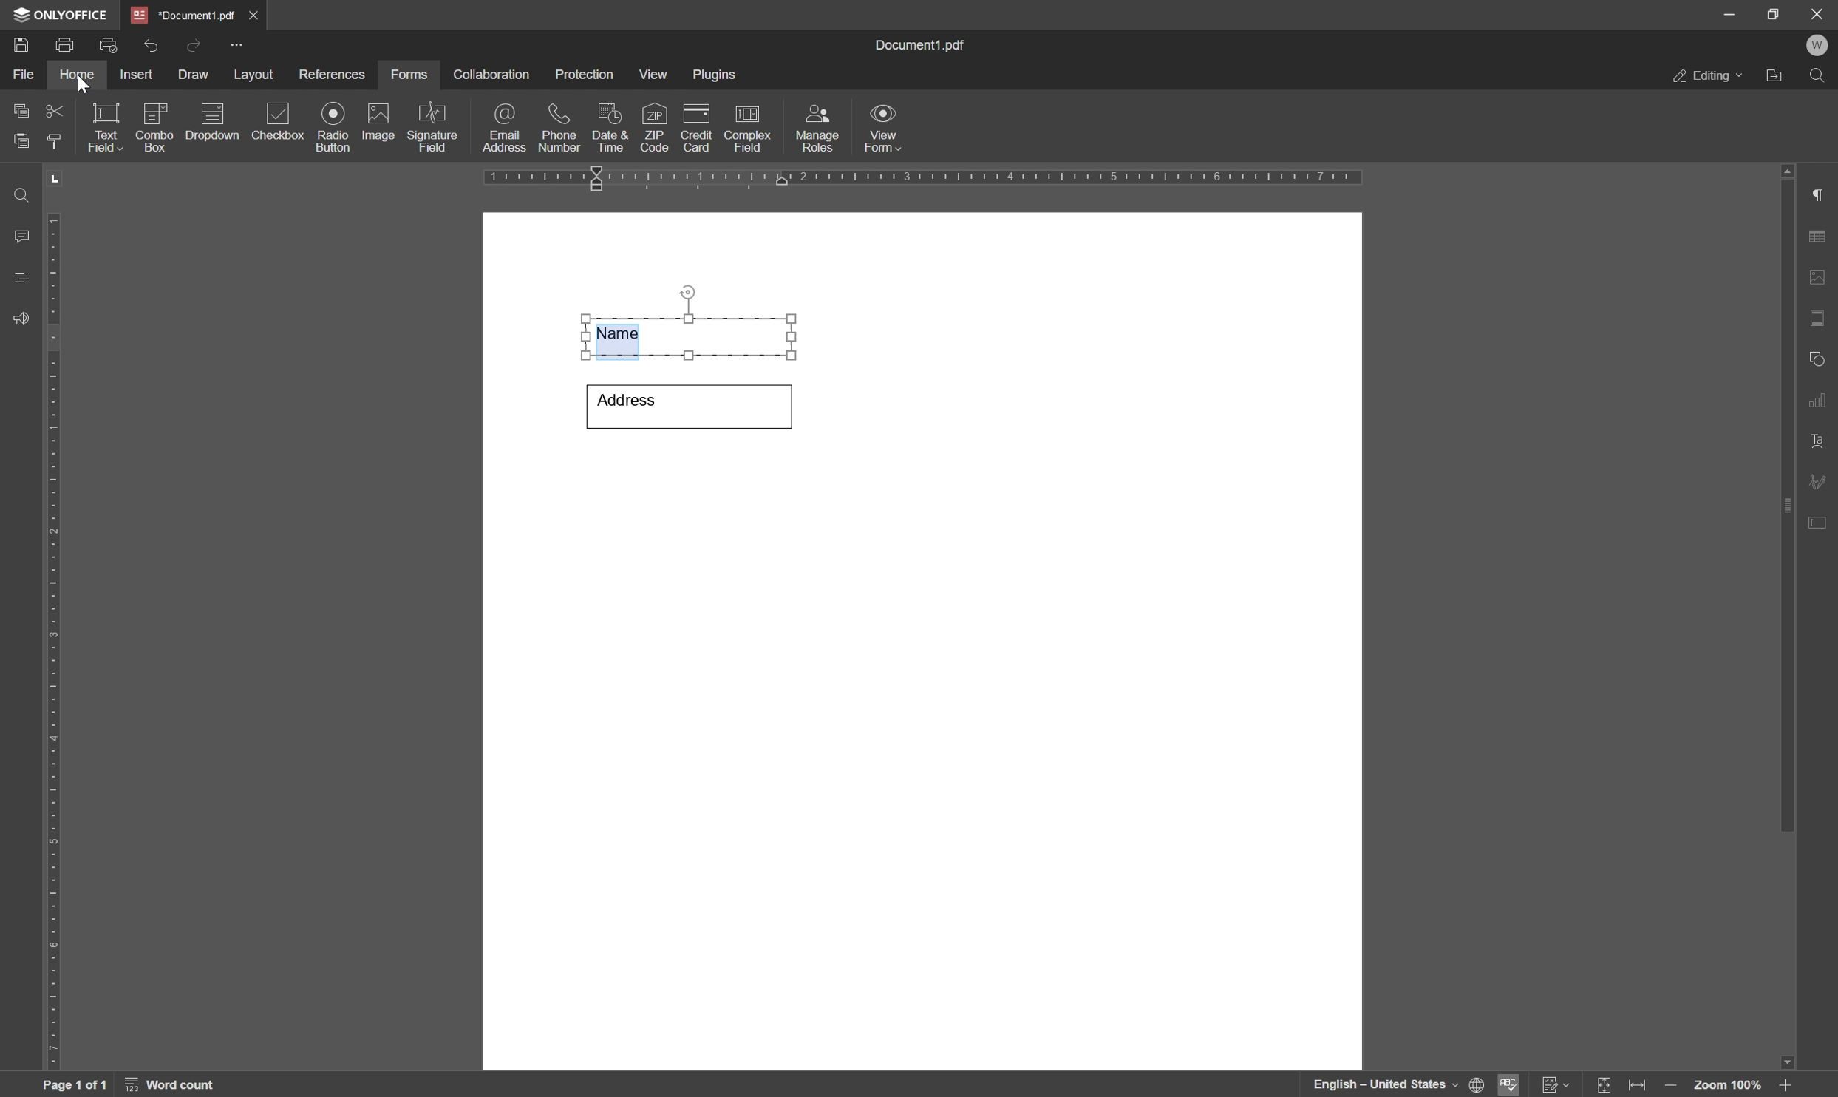 The image size is (1838, 1097). I want to click on spell checking, so click(1510, 1084).